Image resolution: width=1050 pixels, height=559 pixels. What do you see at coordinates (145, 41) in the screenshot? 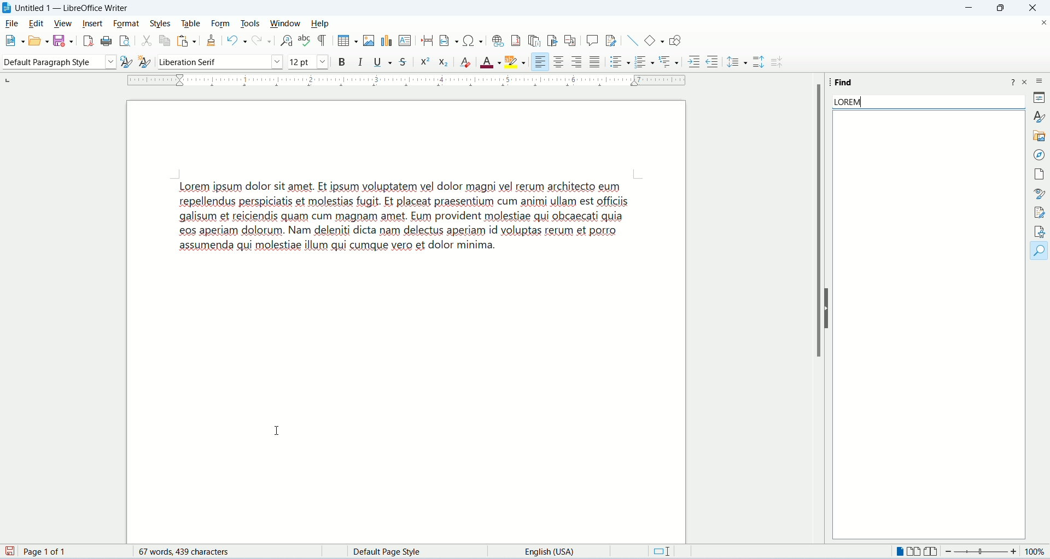
I see `cut` at bounding box center [145, 41].